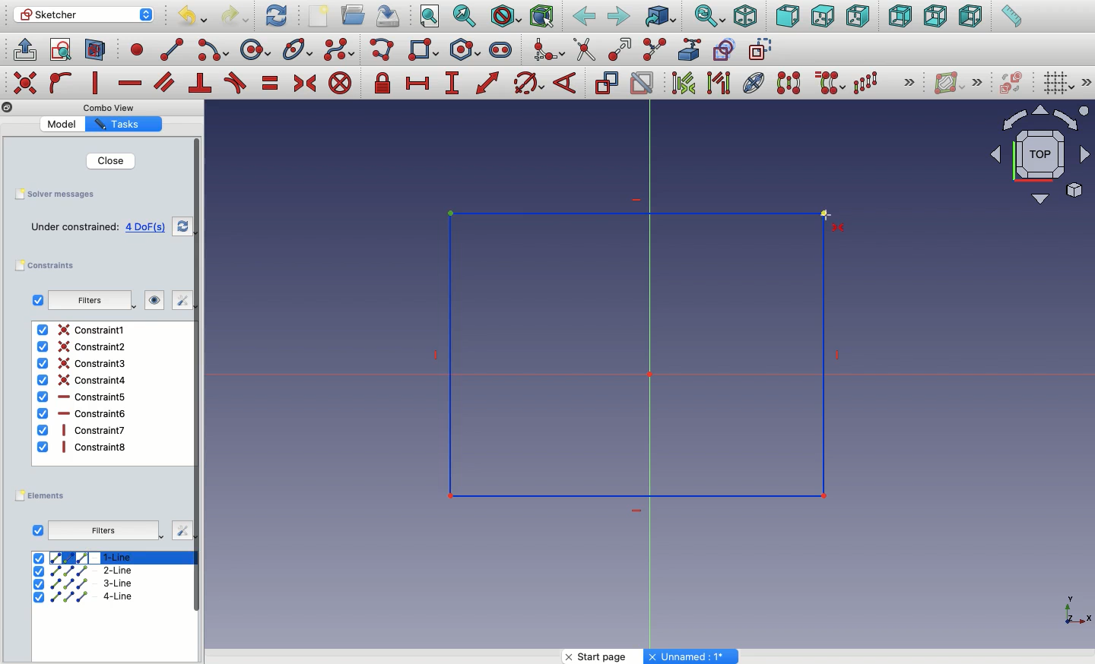 This screenshot has width=1095, height=664. I want to click on Slot, so click(502, 49).